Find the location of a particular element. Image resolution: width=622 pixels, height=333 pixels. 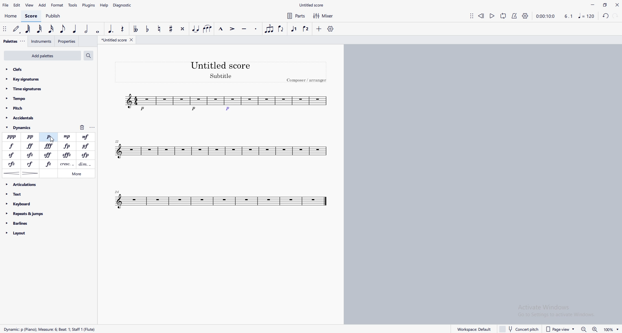

close is located at coordinates (617, 5).